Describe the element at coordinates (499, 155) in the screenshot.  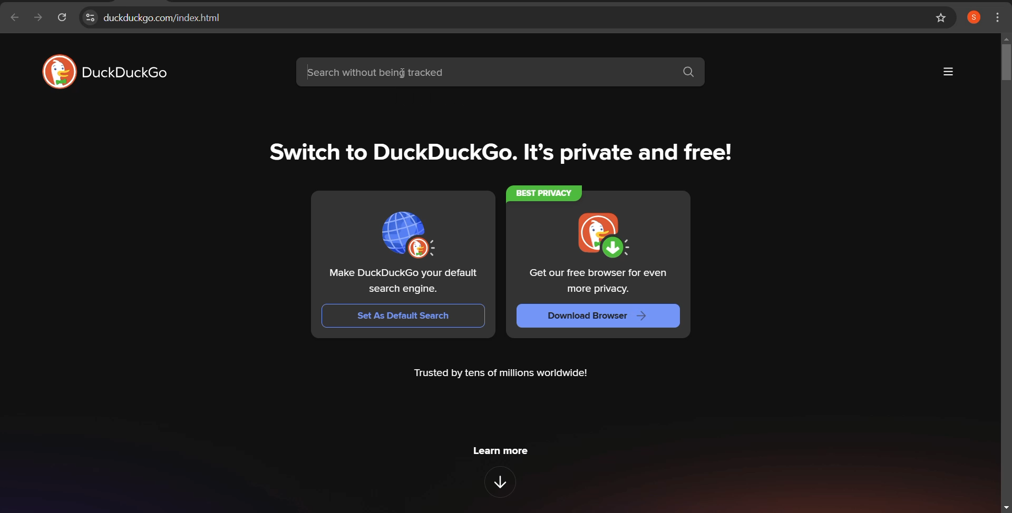
I see `Switch to DuckDuckGo. It’s private and free!` at that location.